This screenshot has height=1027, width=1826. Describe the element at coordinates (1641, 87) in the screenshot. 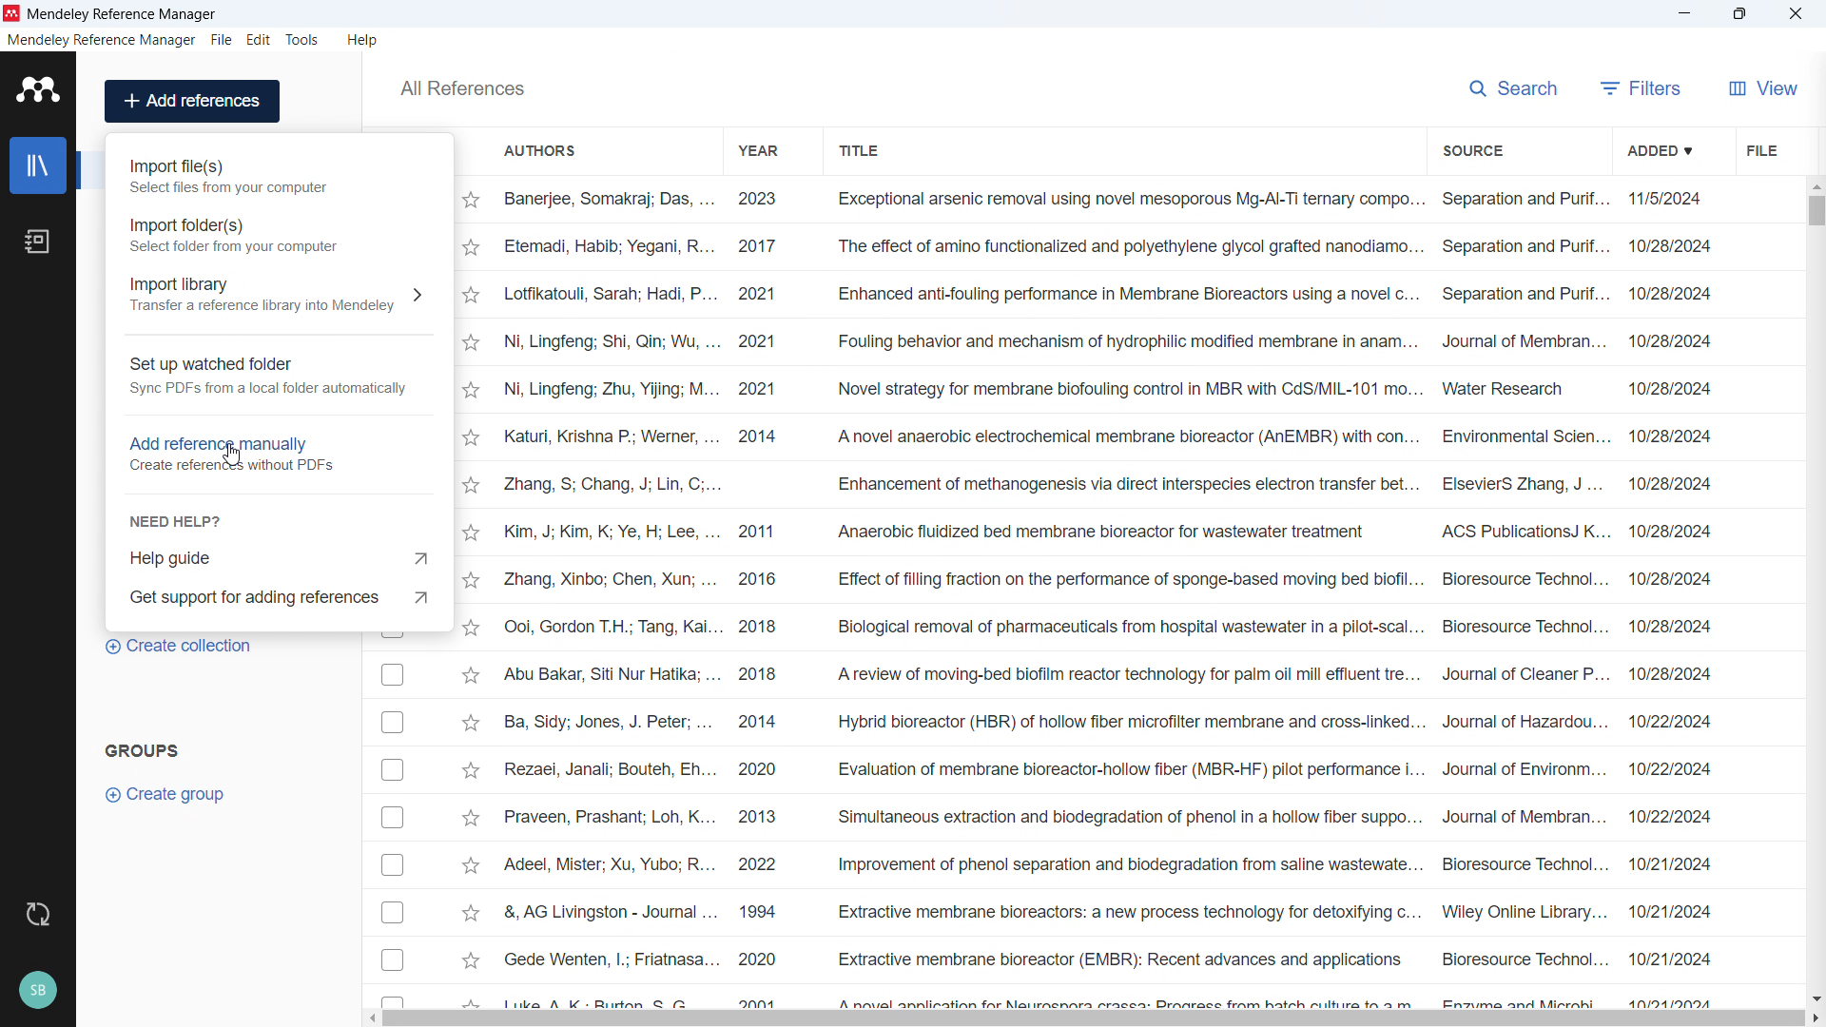

I see `filters` at that location.